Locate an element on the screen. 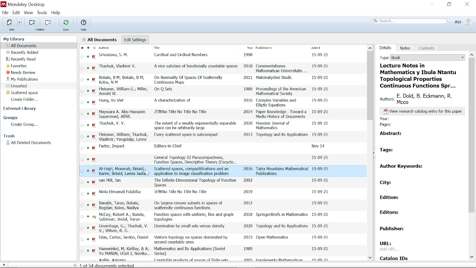  sync is located at coordinates (67, 30).